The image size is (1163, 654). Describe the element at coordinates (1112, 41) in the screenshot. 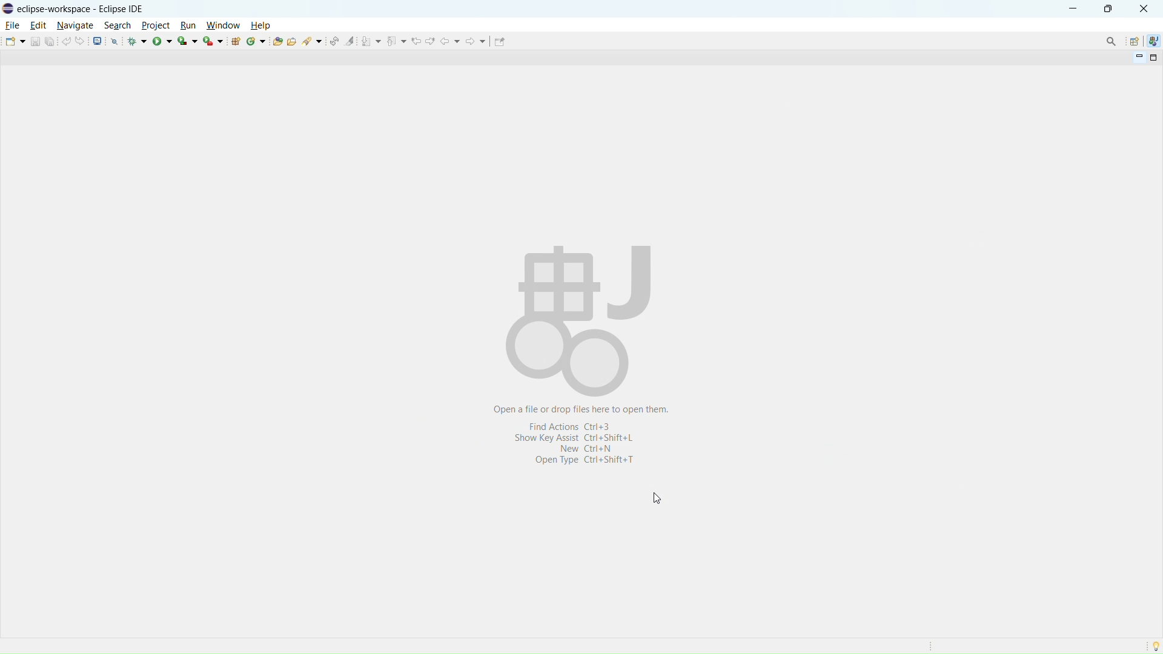

I see `access commands and other items` at that location.